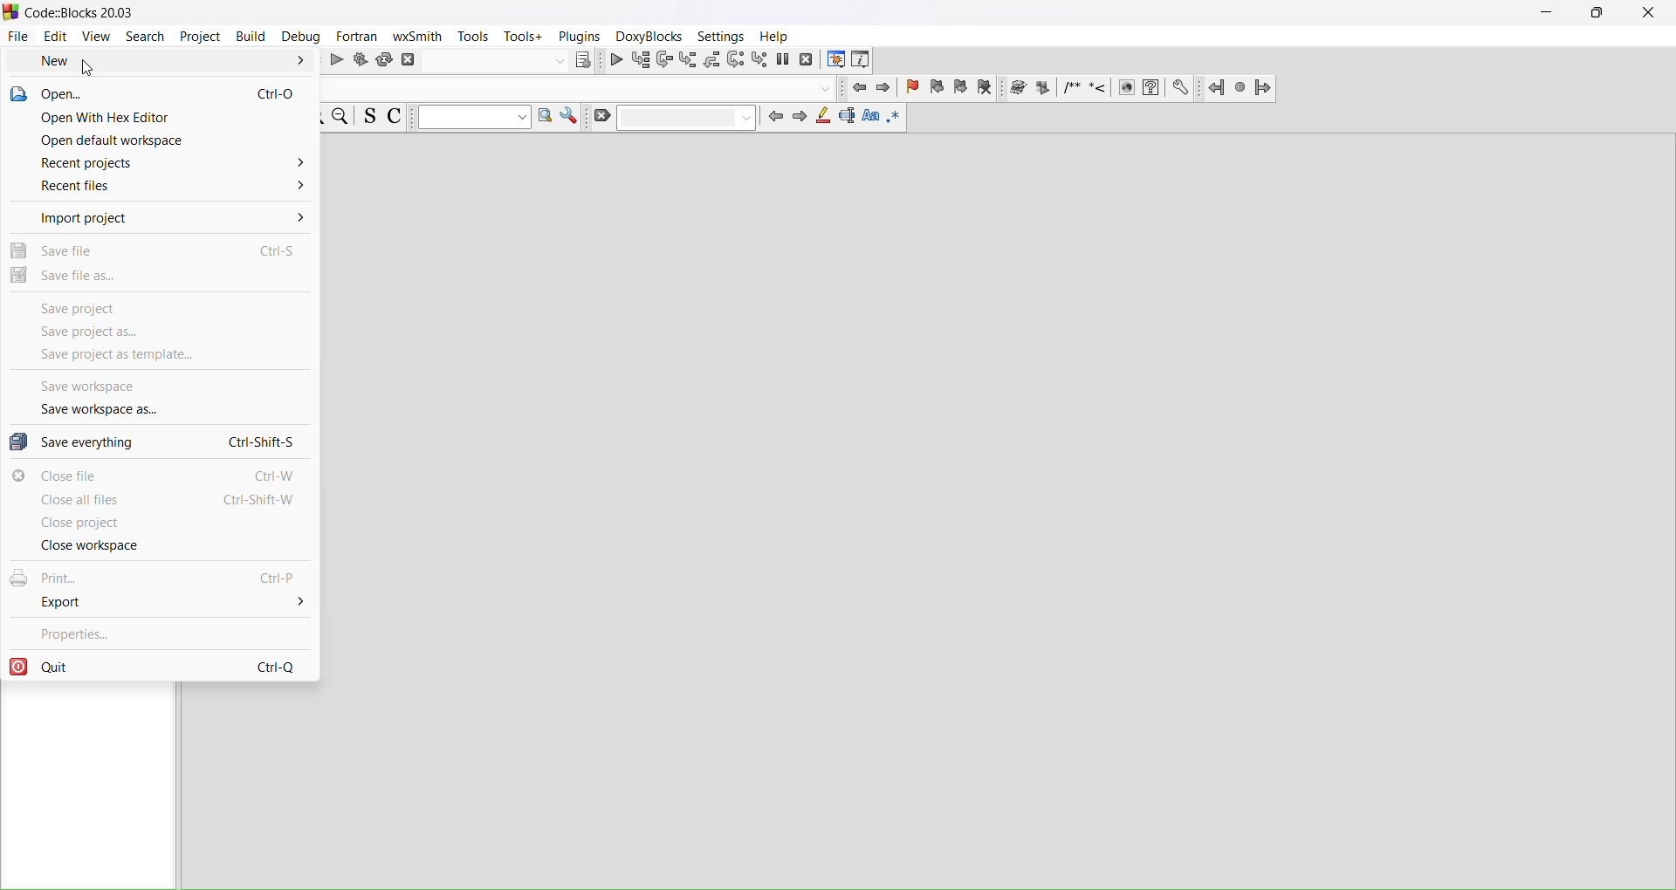  What do you see at coordinates (713, 61) in the screenshot?
I see `step out` at bounding box center [713, 61].